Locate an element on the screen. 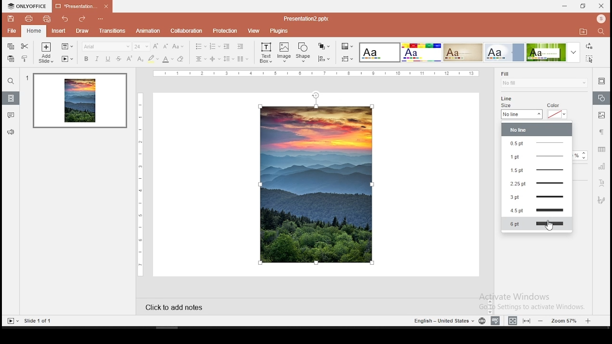 This screenshot has height=344, width=612. paragraph settings is located at coordinates (601, 132).